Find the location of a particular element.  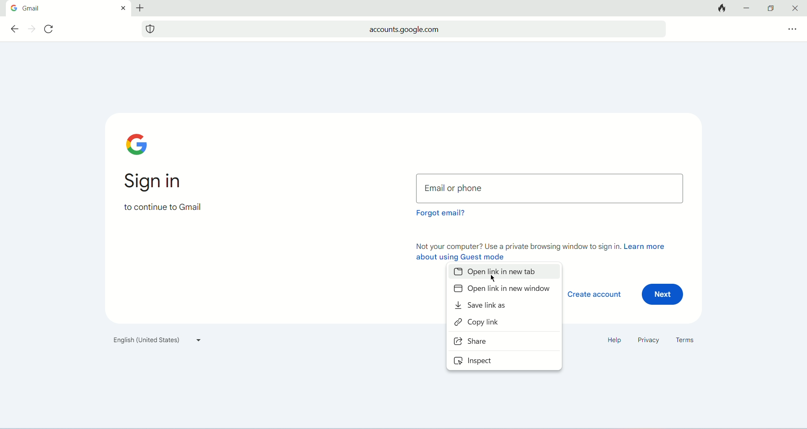

google logo is located at coordinates (140, 144).